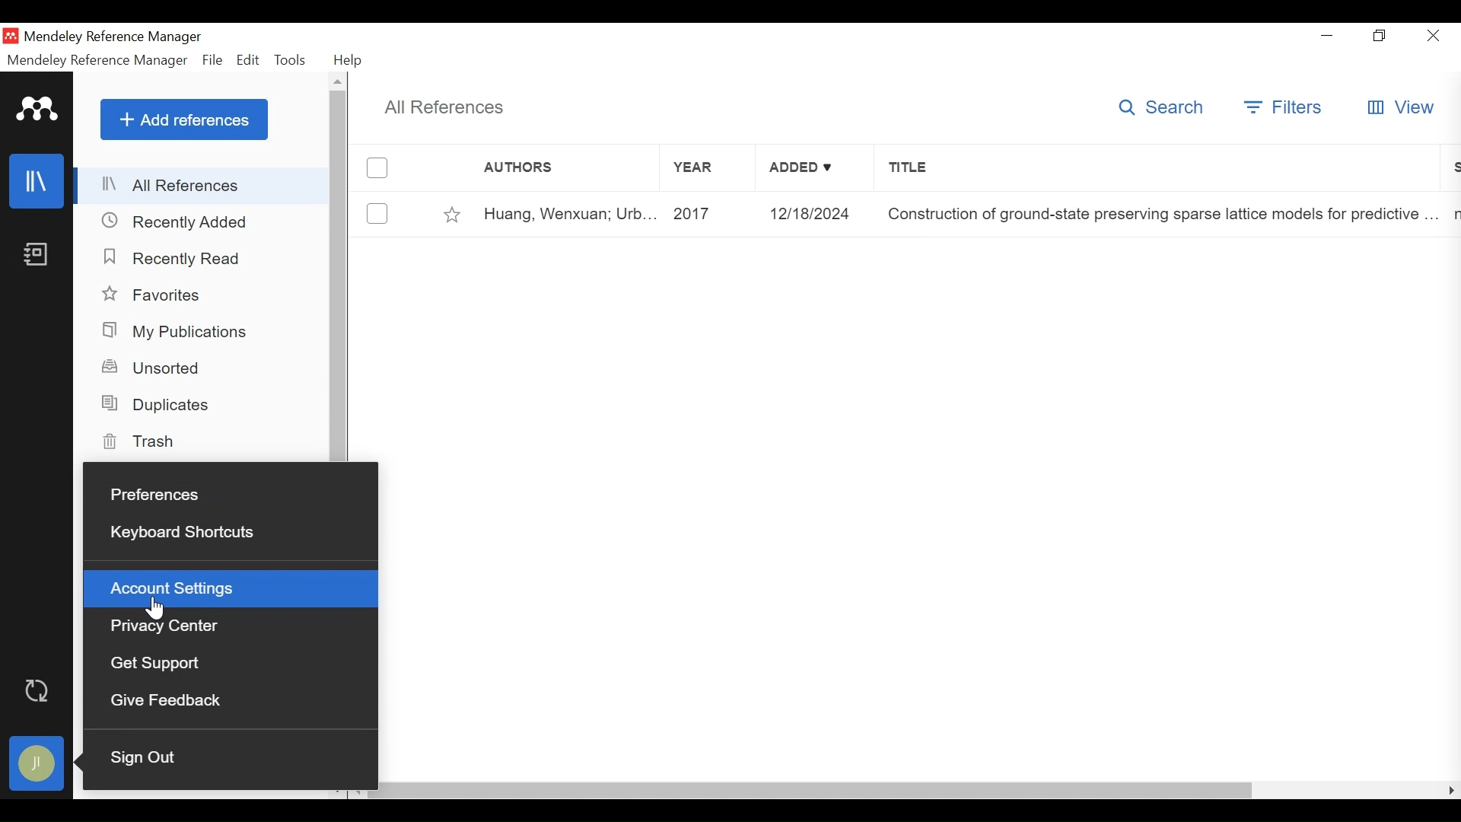 The height and width of the screenshot is (822, 1461). What do you see at coordinates (121, 37) in the screenshot?
I see `Mendeley Reference Manager` at bounding box center [121, 37].